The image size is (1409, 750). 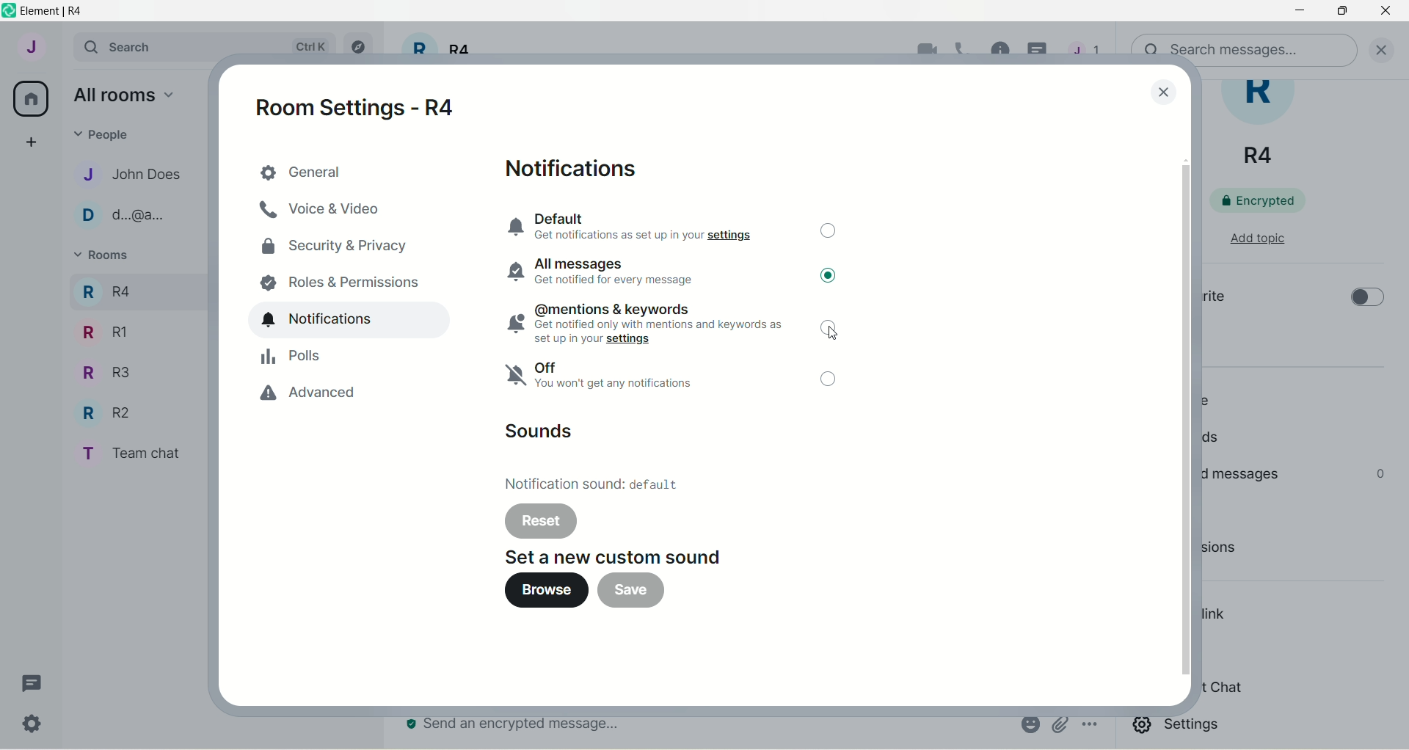 What do you see at coordinates (9, 11) in the screenshot?
I see `logo` at bounding box center [9, 11].